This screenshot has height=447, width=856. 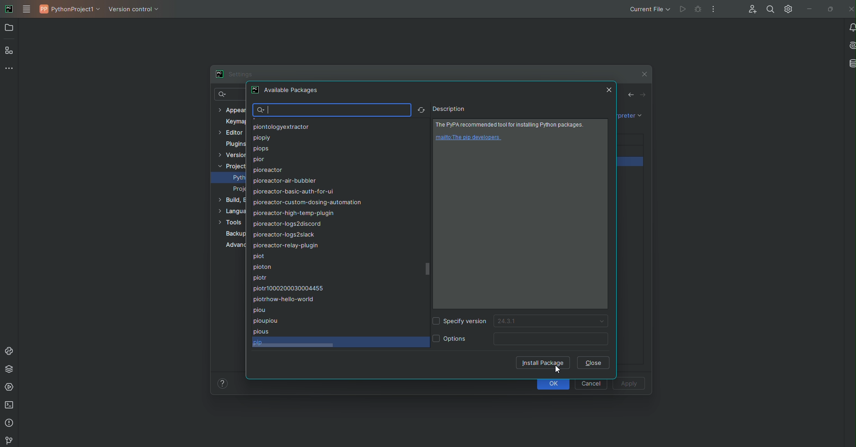 I want to click on Options bar, so click(x=552, y=339).